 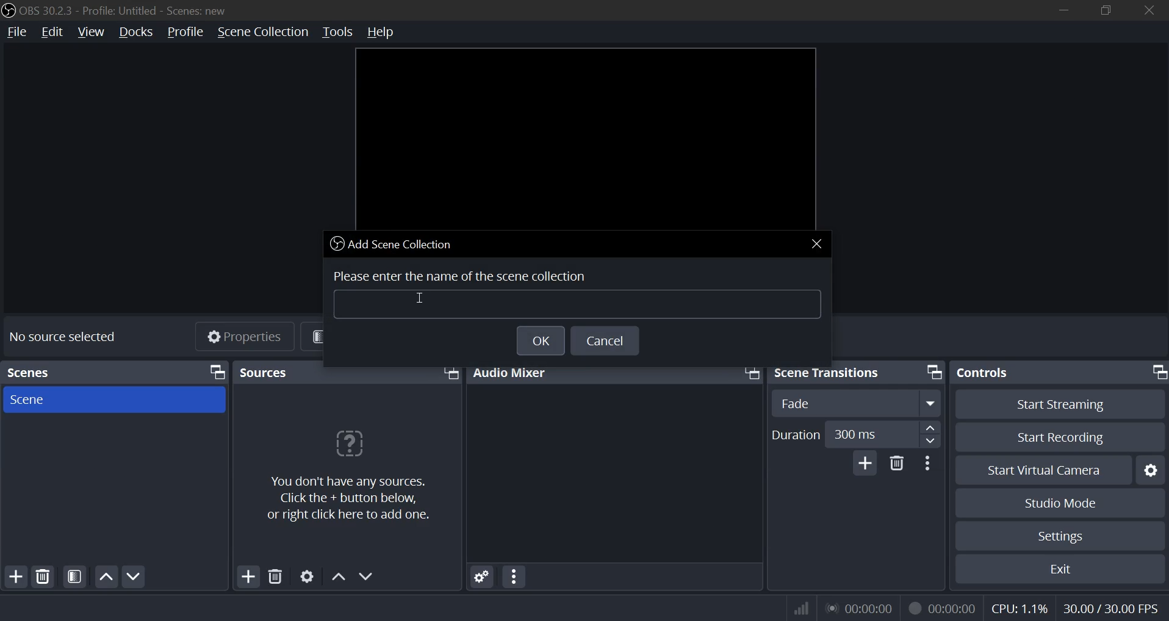 What do you see at coordinates (450, 373) in the screenshot?
I see `bring front` at bounding box center [450, 373].